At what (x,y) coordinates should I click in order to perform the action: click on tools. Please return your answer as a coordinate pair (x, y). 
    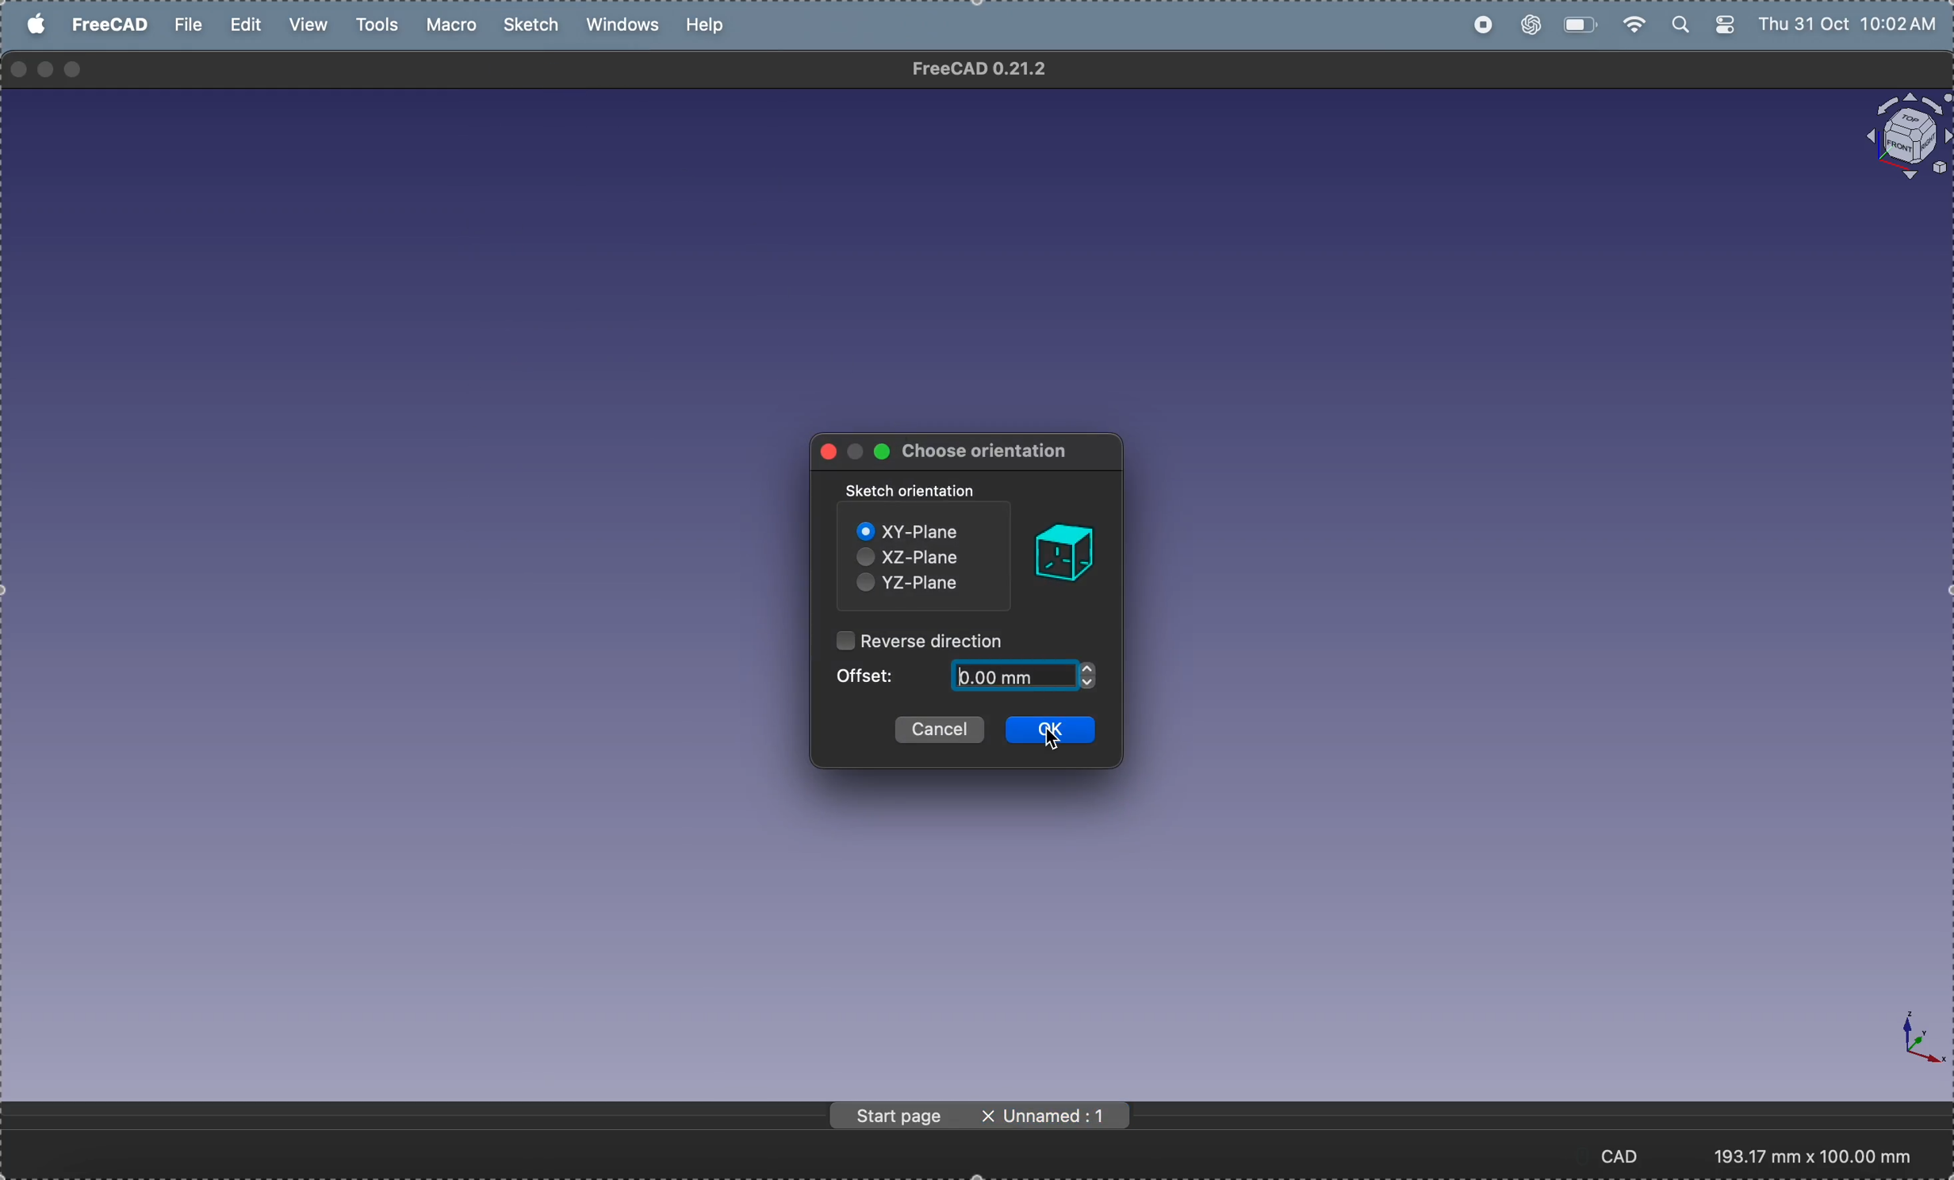
    Looking at the image, I should click on (381, 25).